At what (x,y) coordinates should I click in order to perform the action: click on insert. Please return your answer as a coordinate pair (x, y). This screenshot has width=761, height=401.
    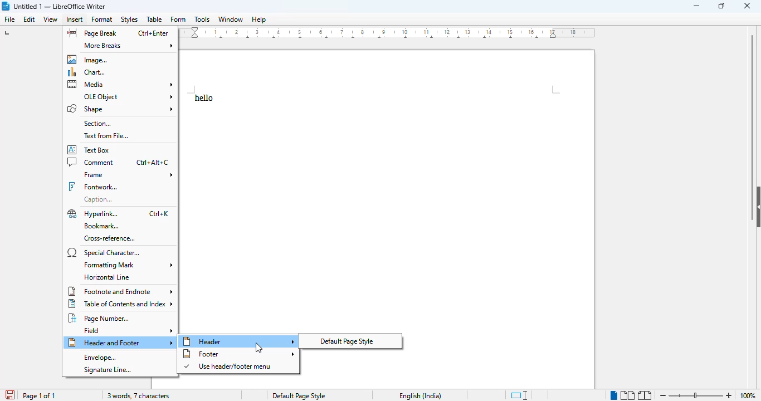
    Looking at the image, I should click on (74, 19).